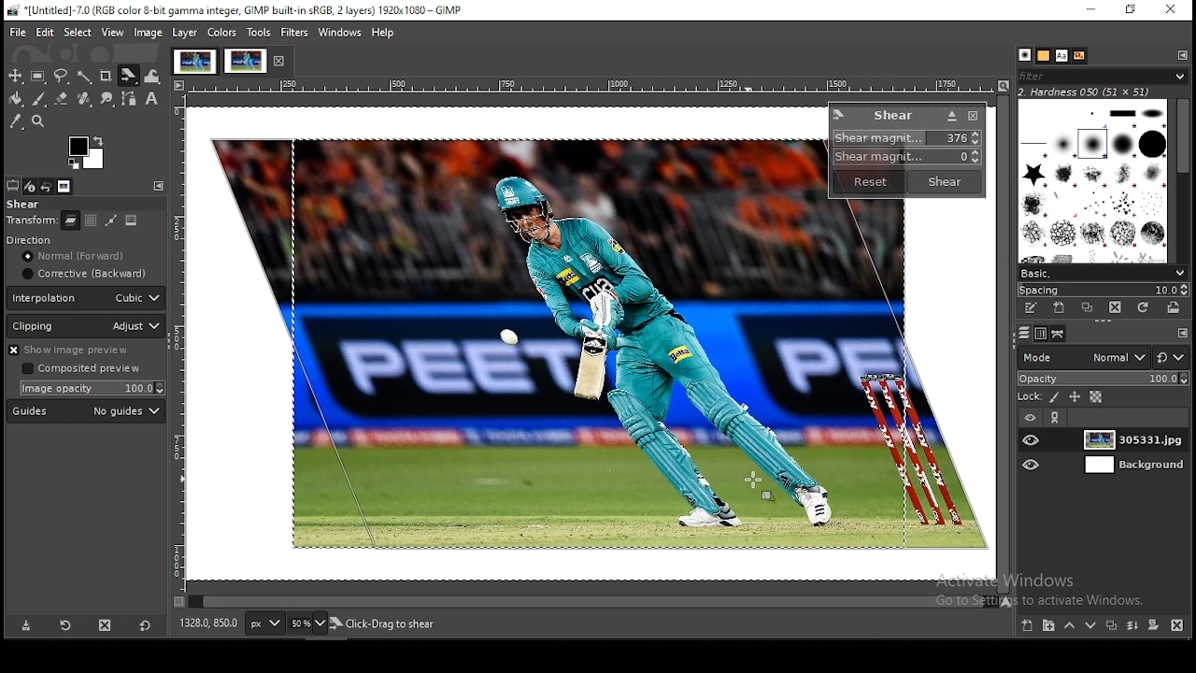 This screenshot has height=673, width=1196. I want to click on reset to default, so click(145, 626).